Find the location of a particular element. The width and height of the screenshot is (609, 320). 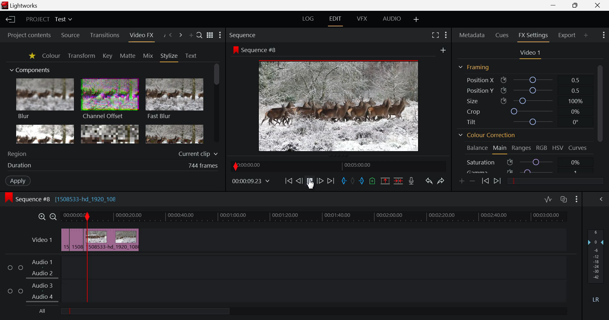

Gamma is located at coordinates (527, 170).